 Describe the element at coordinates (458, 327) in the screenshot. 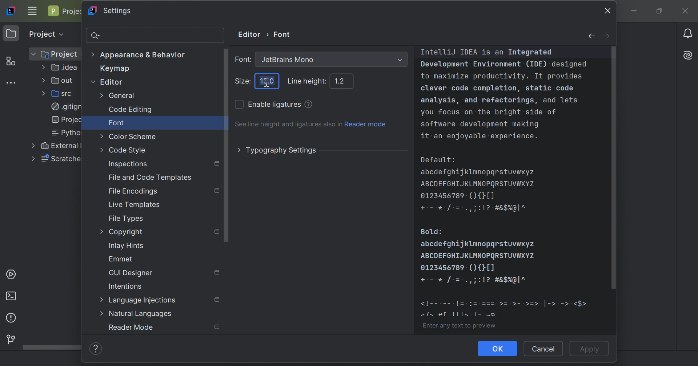

I see `Enter any text to preview` at that location.